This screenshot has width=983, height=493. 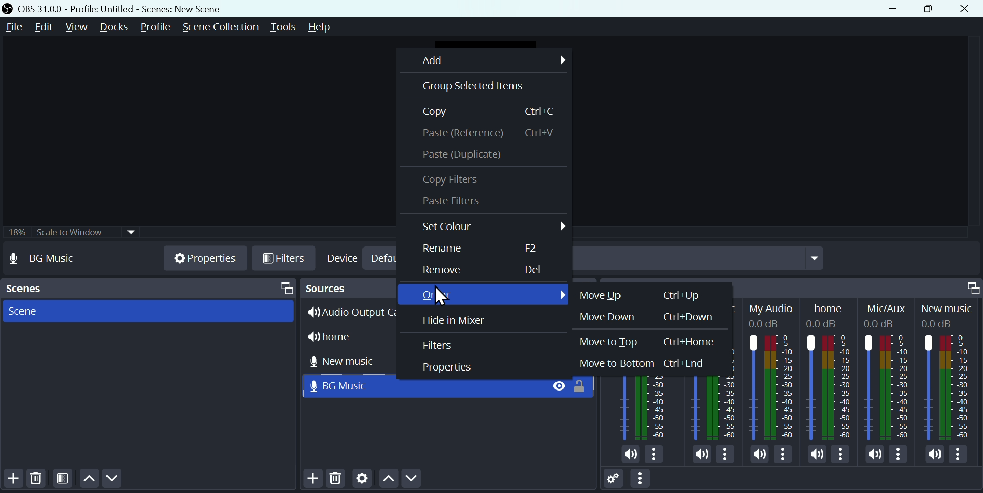 I want to click on Scenes, so click(x=30, y=289).